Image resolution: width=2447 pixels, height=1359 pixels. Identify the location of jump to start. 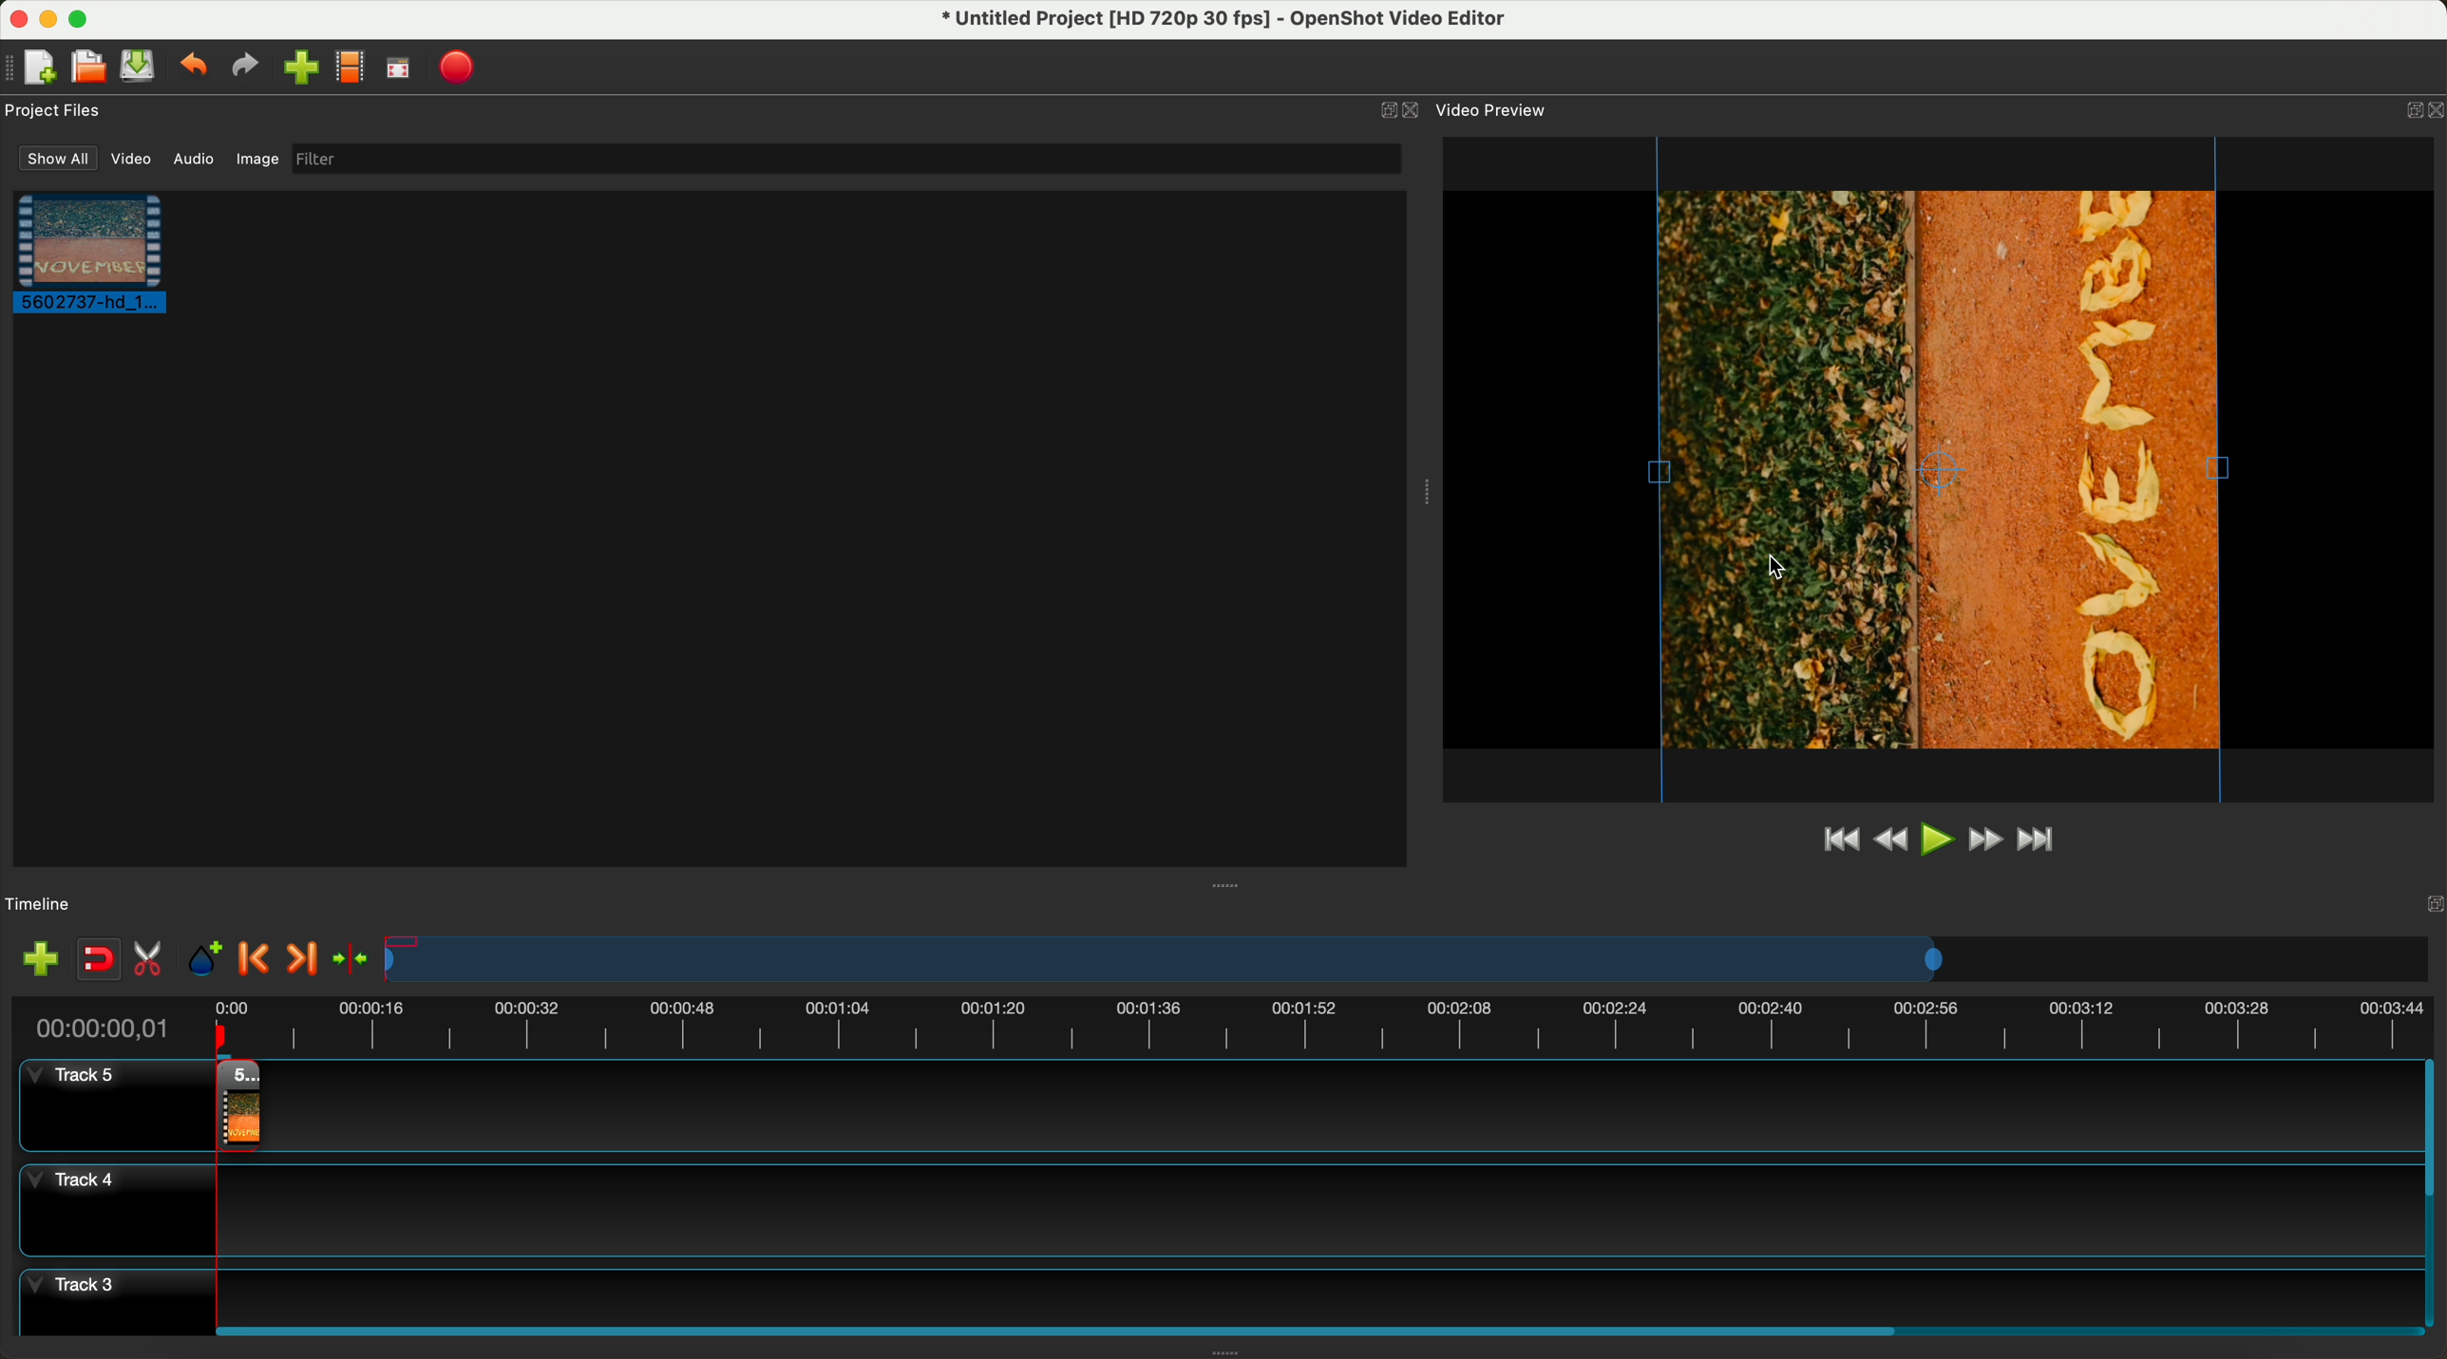
(1838, 841).